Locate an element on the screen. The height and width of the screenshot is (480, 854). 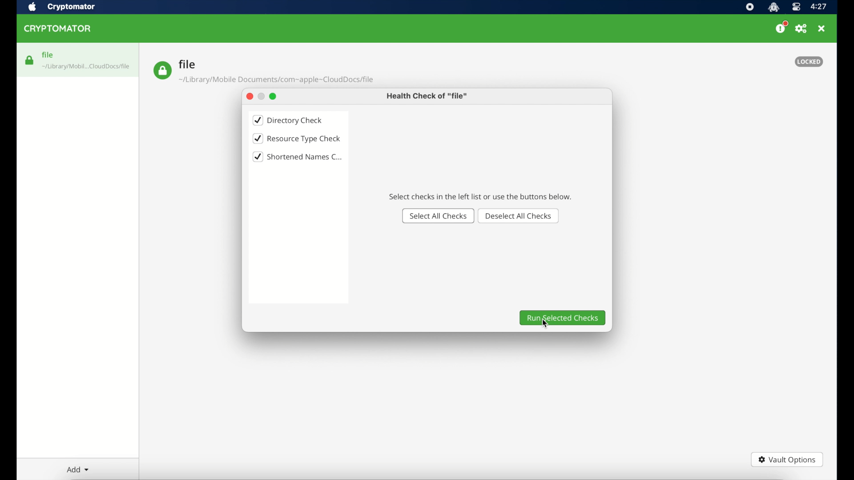
maximize is located at coordinates (274, 96).